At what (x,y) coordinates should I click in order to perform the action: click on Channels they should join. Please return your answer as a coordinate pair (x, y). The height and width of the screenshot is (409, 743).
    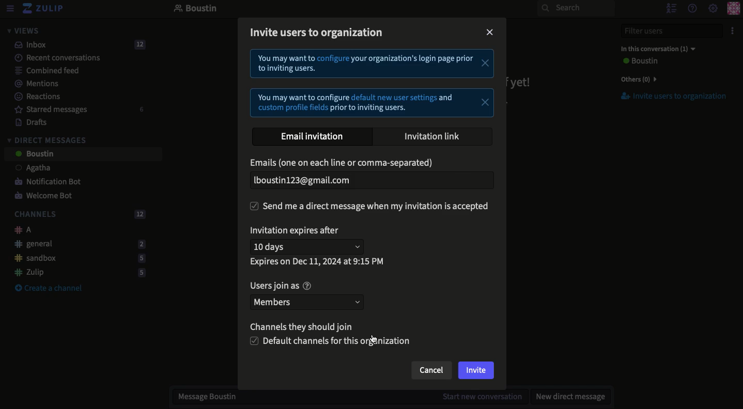
    Looking at the image, I should click on (308, 327).